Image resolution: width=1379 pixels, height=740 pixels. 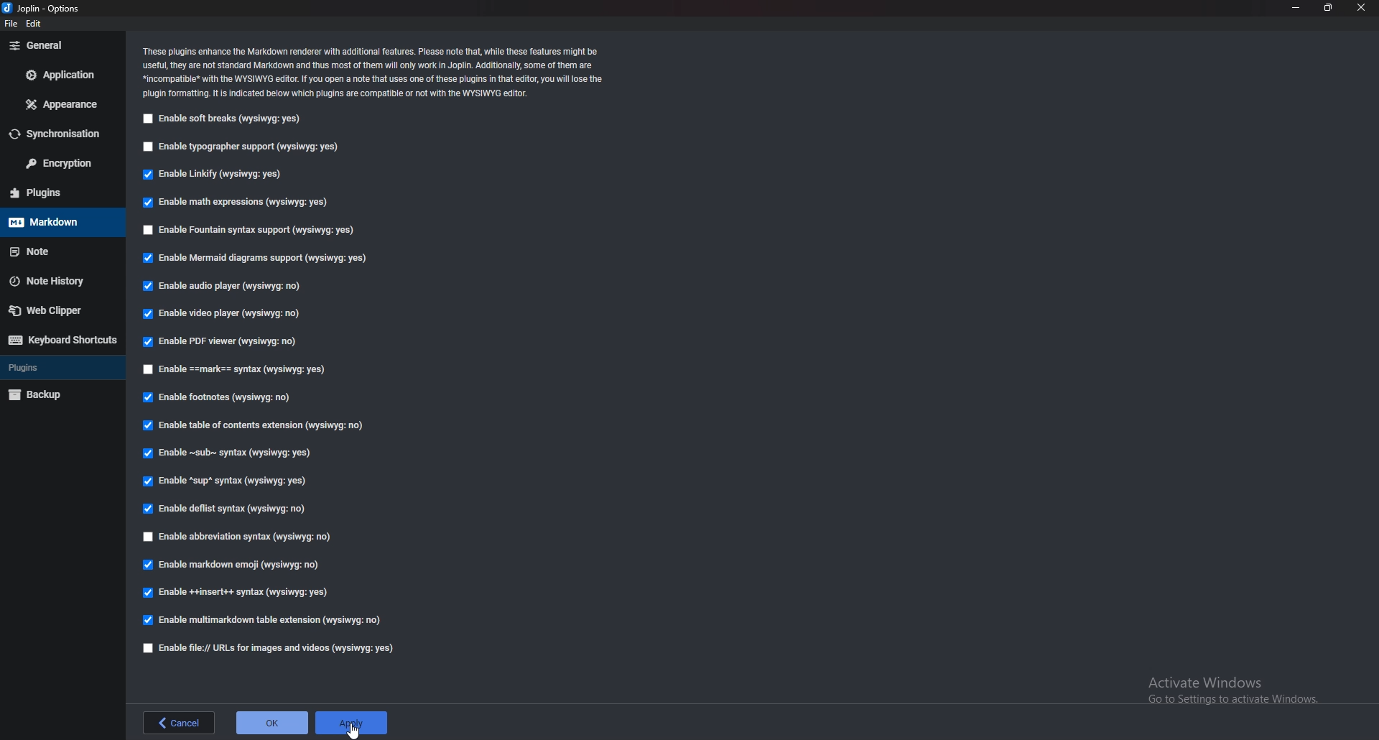 I want to click on edit, so click(x=34, y=24).